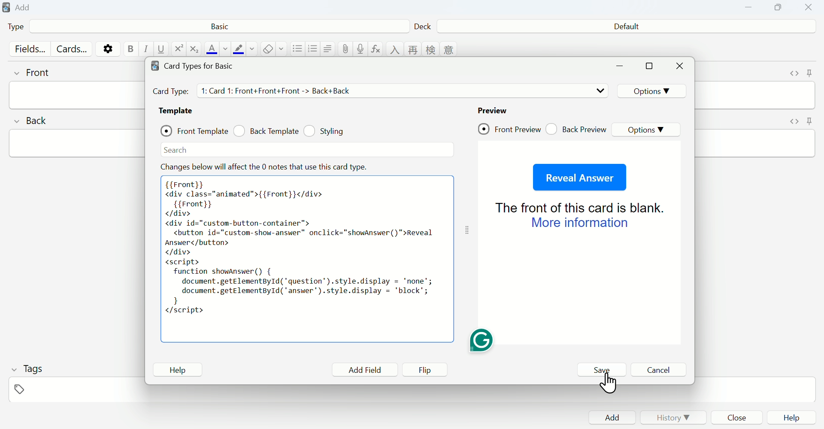 This screenshot has height=429, width=824. What do you see at coordinates (412, 49) in the screenshot?
I see `language` at bounding box center [412, 49].